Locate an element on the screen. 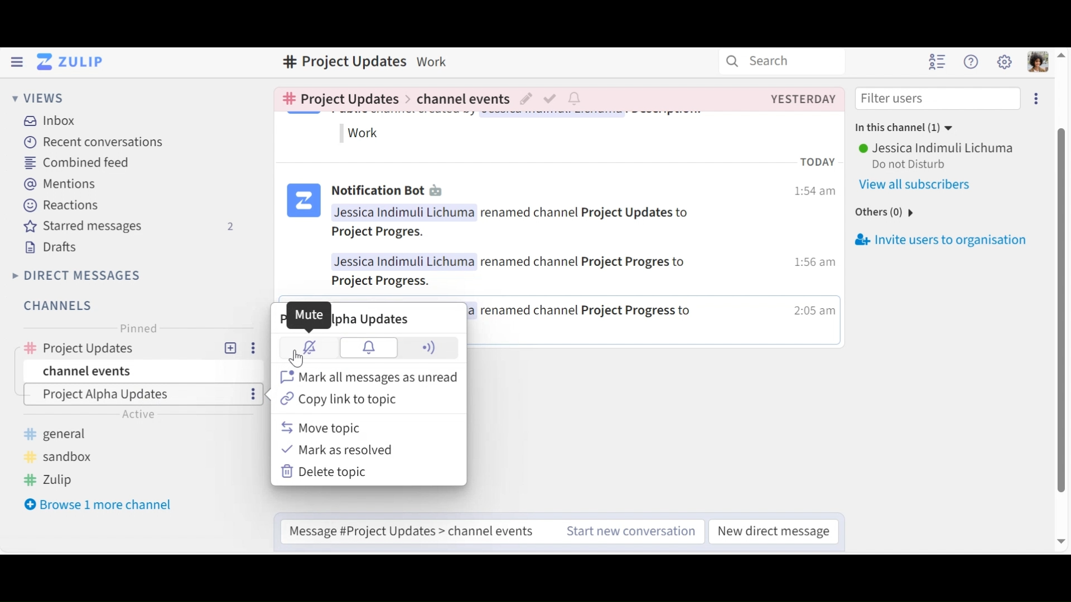 This screenshot has width=1071, height=602. Mark as resolved is located at coordinates (552, 100).